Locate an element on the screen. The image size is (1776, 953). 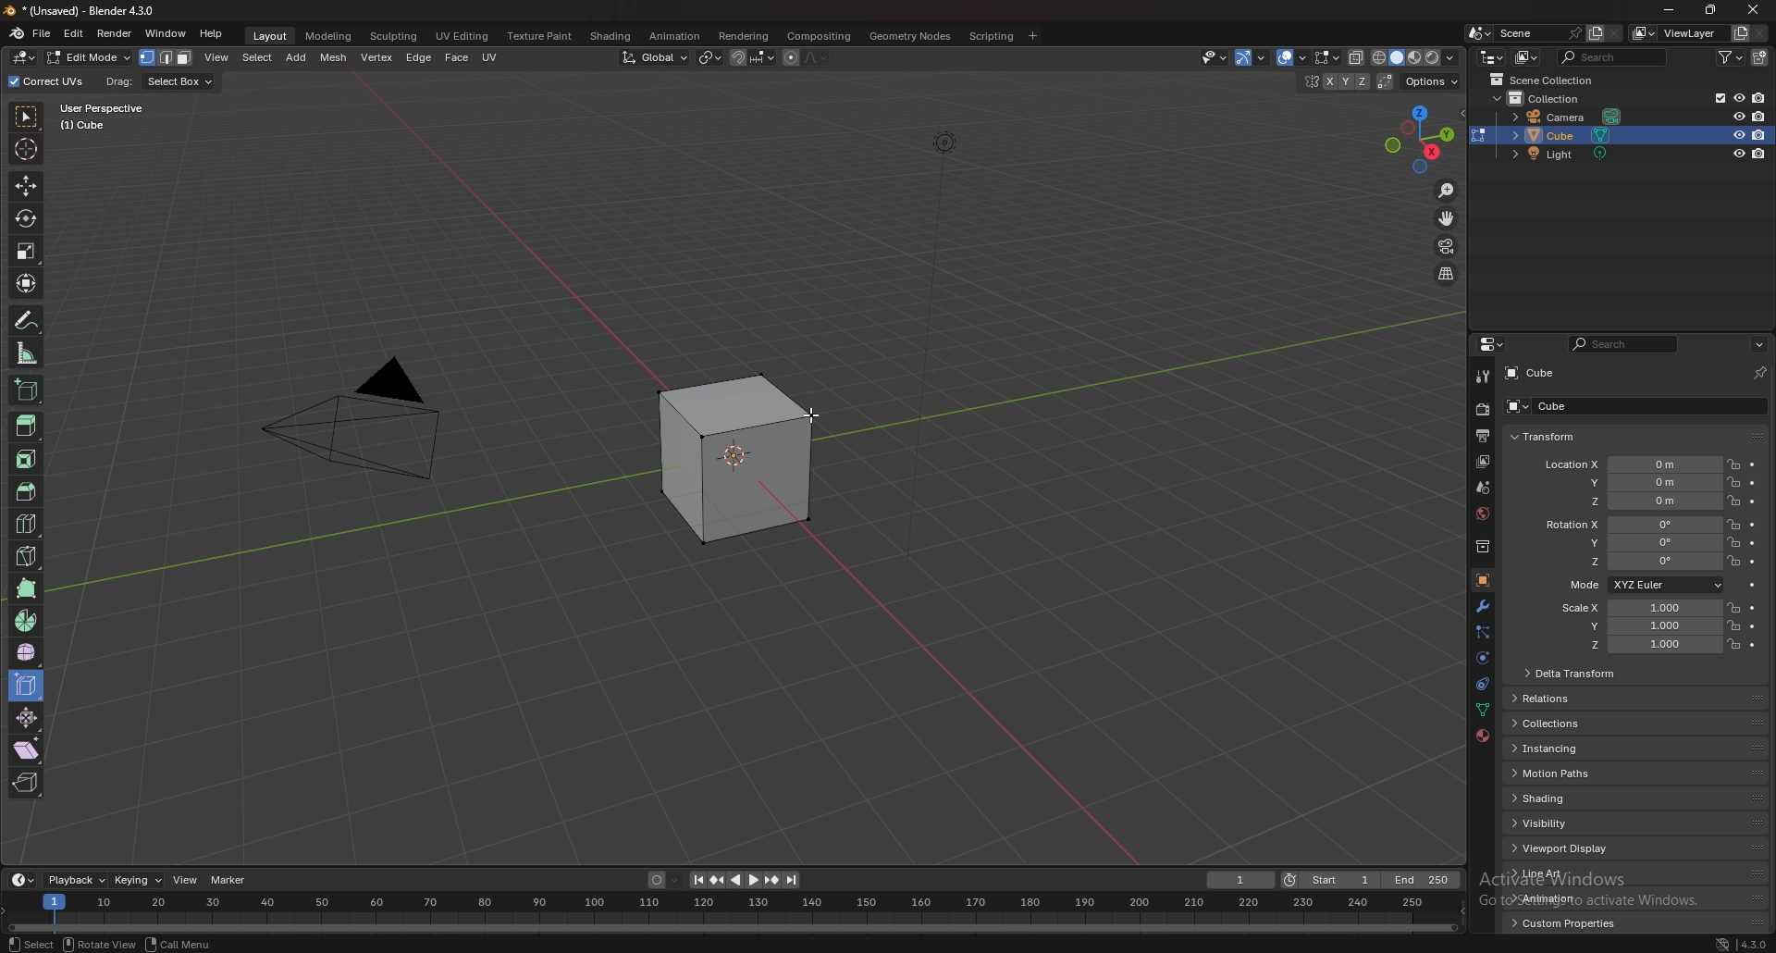
edge slide is located at coordinates (27, 685).